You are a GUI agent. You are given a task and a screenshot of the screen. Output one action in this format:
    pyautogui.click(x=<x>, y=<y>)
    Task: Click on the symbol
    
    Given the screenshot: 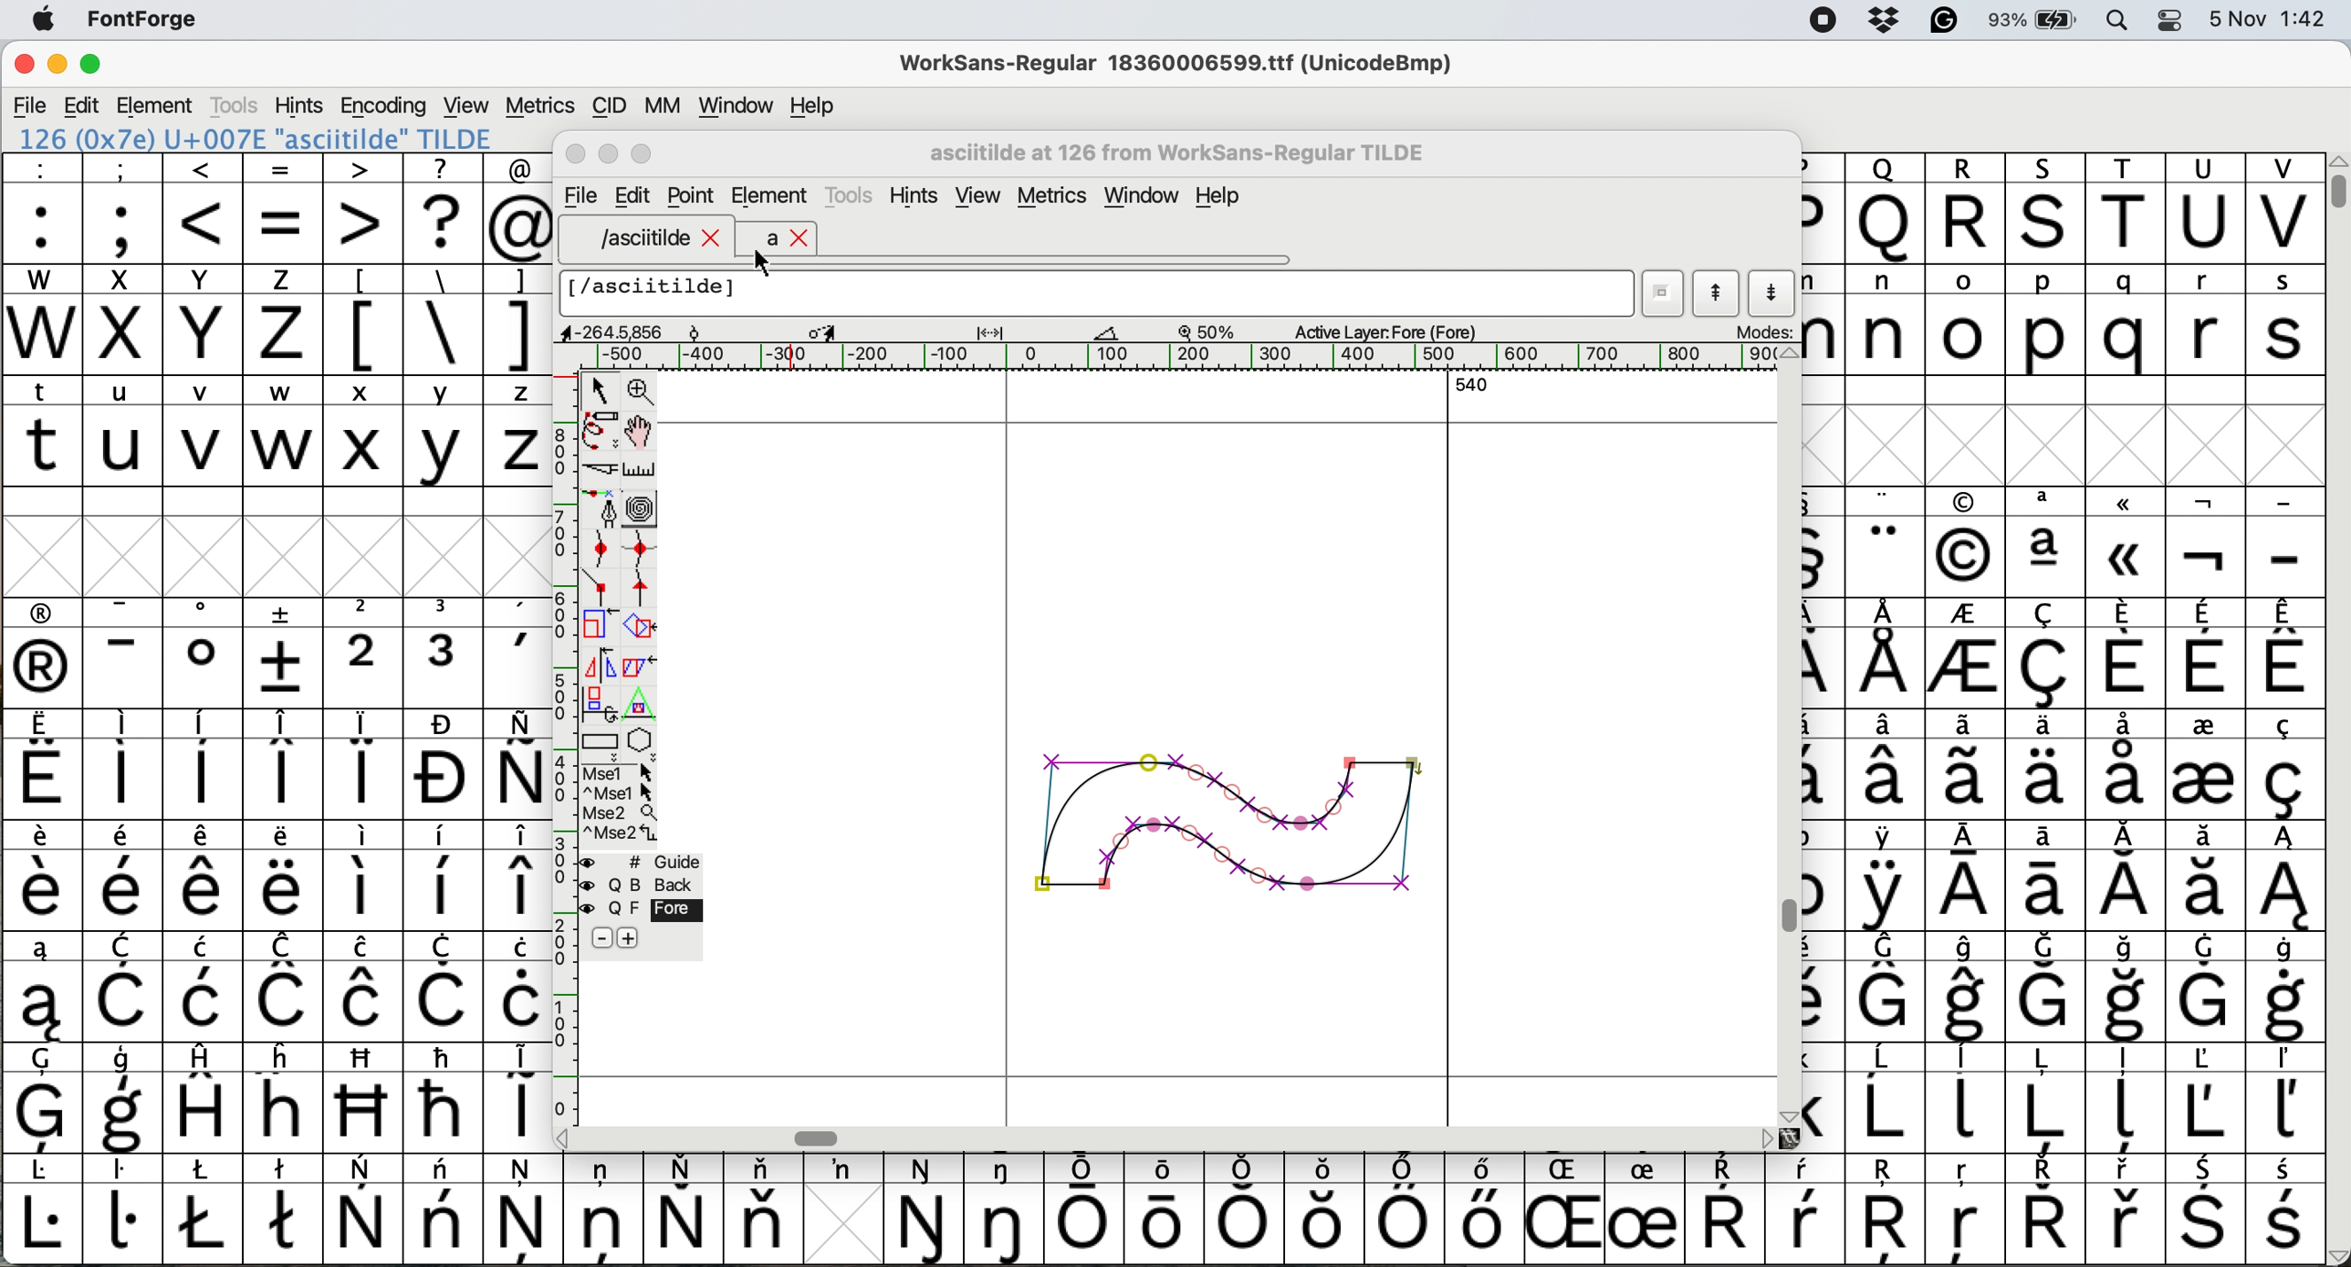 What is the action you would take?
    pyautogui.click(x=2206, y=986)
    